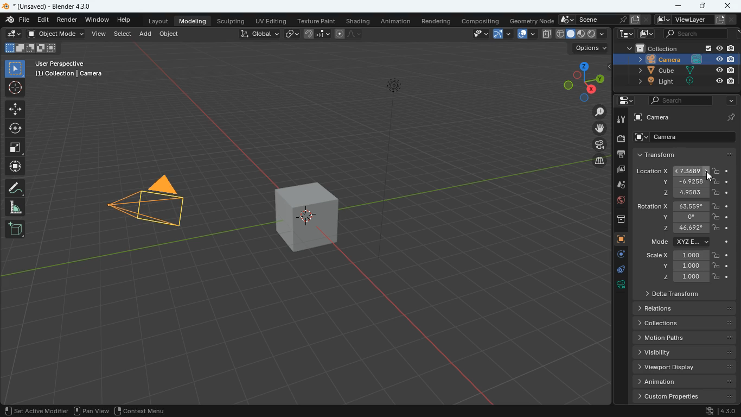  I want to click on join, so click(315, 35).